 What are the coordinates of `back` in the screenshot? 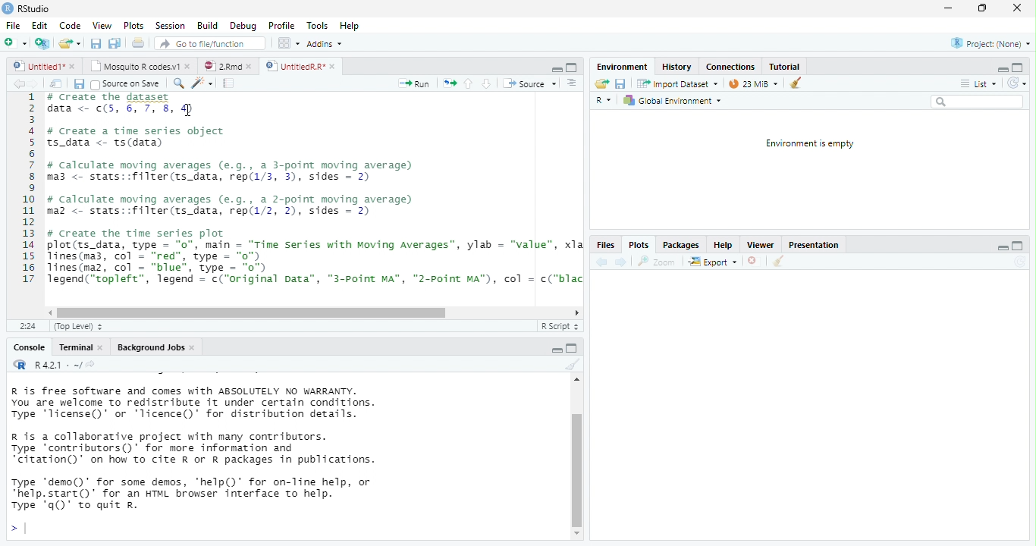 It's located at (18, 83).